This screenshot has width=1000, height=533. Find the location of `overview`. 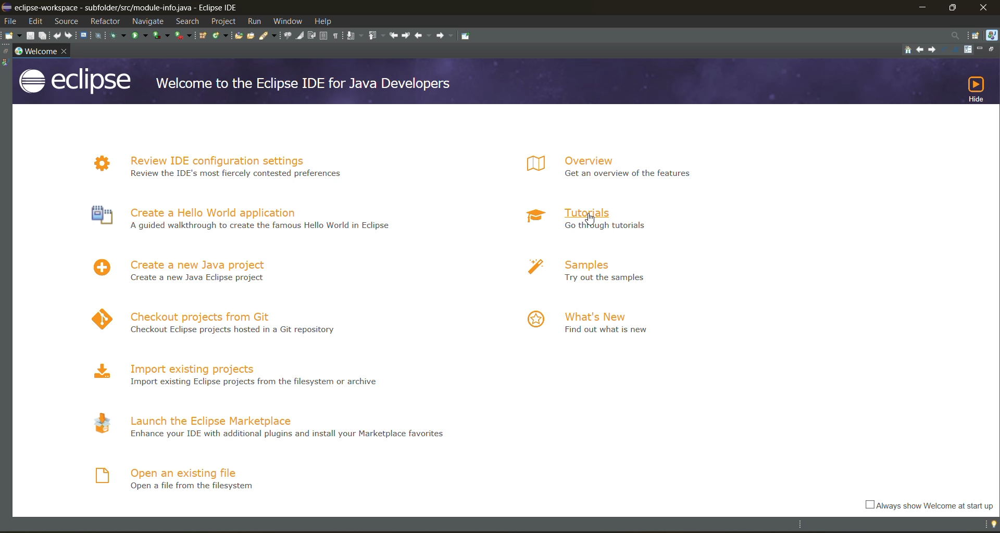

overview is located at coordinates (614, 167).